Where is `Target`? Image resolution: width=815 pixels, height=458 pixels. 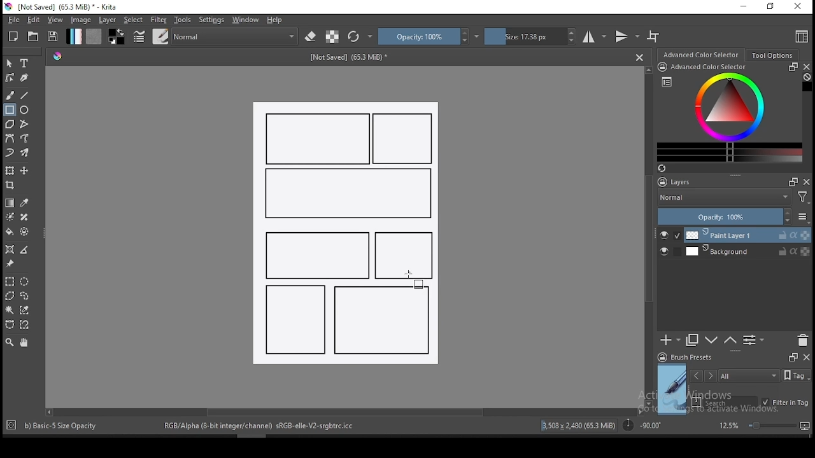 Target is located at coordinates (12, 426).